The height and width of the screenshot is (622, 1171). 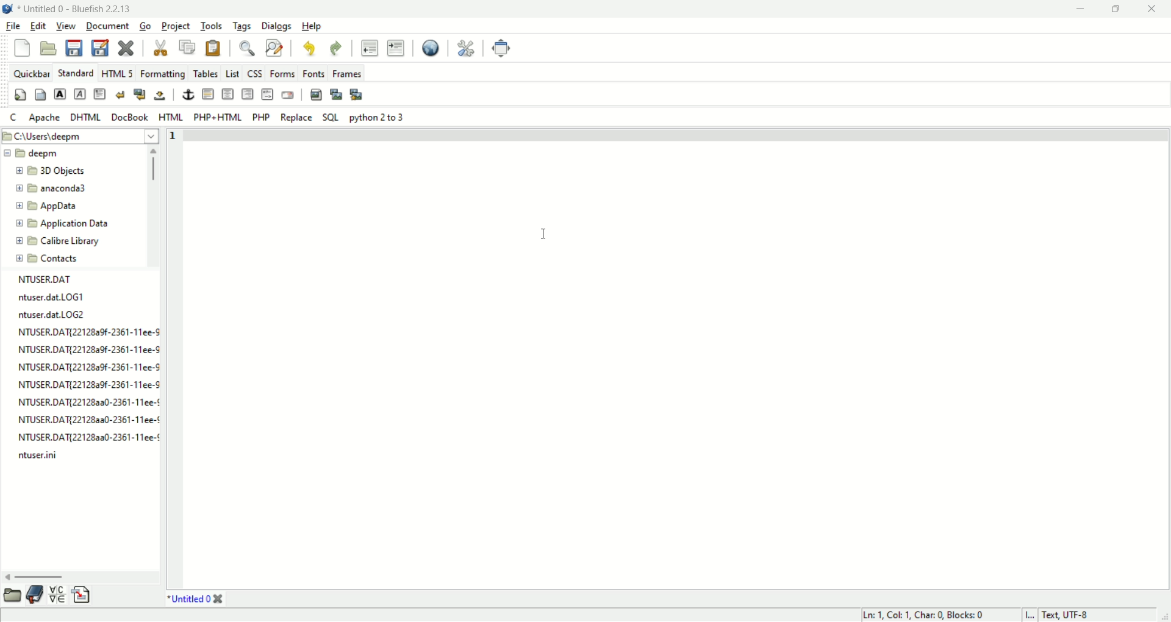 I want to click on LIST, so click(x=231, y=73).